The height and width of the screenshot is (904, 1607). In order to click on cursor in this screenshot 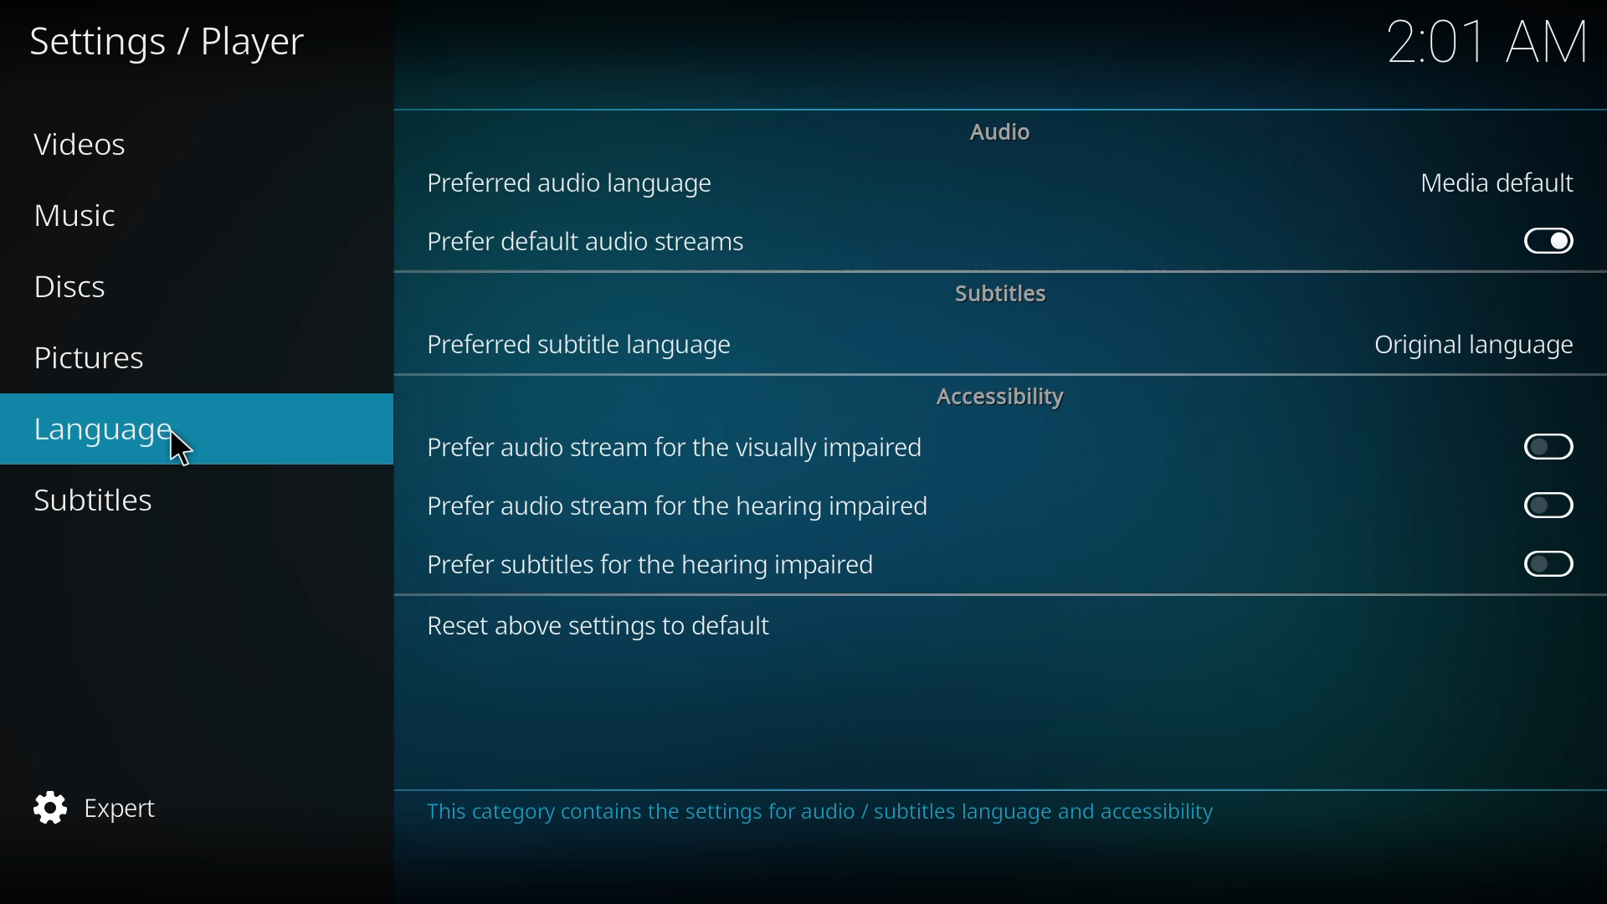, I will do `click(179, 451)`.